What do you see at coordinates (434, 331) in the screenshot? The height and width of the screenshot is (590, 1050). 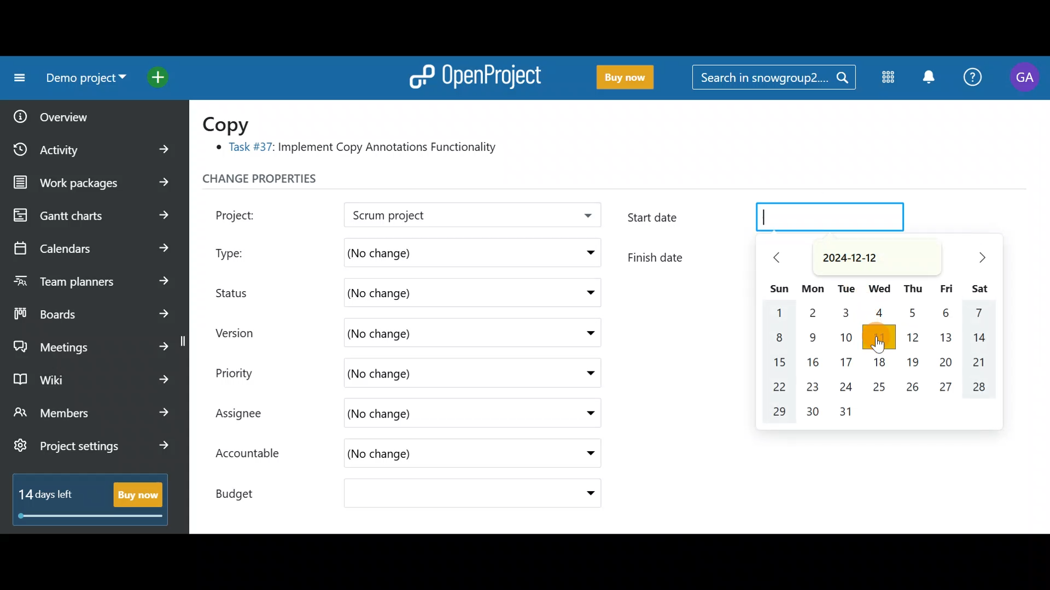 I see `(No change)` at bounding box center [434, 331].